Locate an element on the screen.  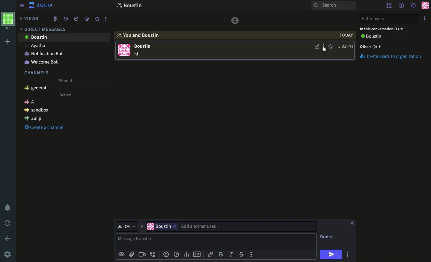
You and user is located at coordinates (141, 35).